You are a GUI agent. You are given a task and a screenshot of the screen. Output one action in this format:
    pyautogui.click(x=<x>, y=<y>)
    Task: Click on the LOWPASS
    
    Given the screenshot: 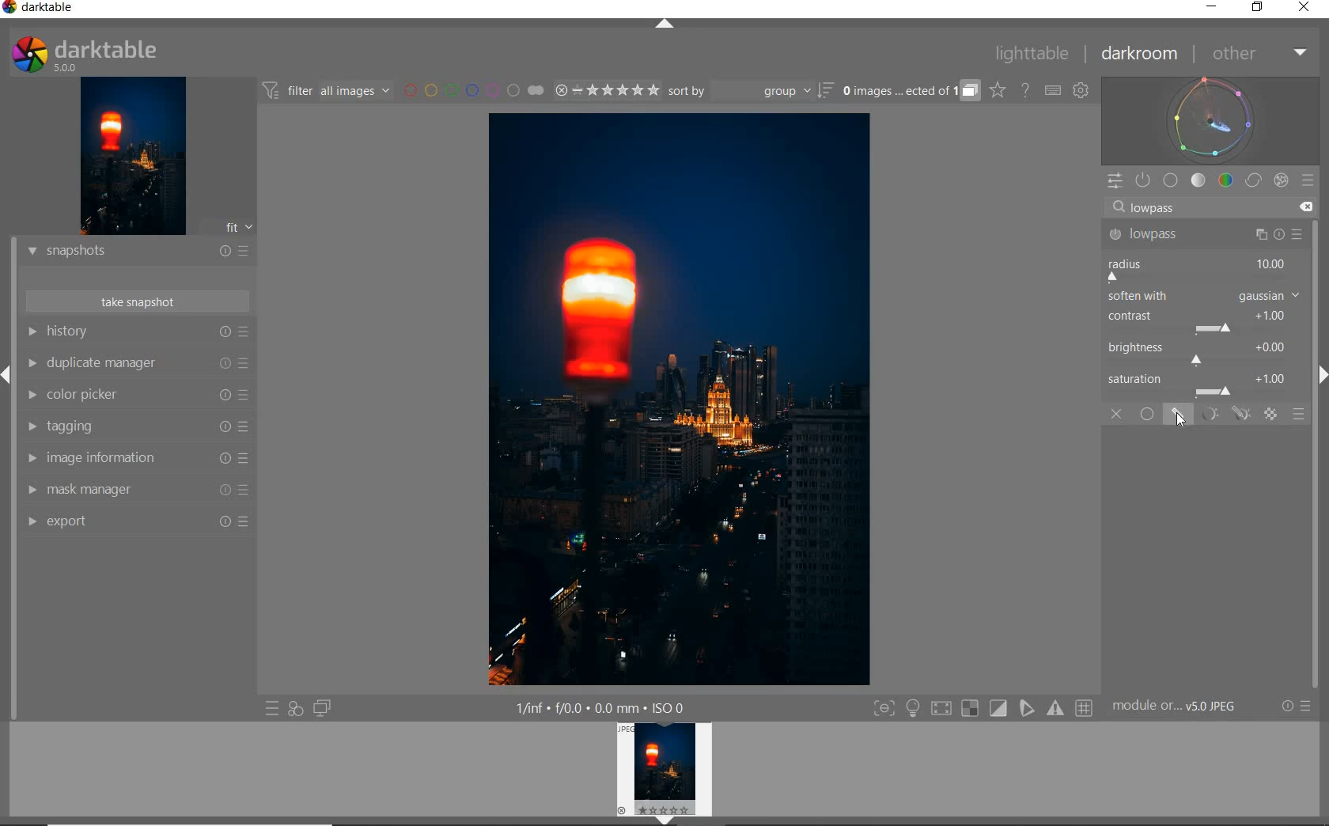 What is the action you would take?
    pyautogui.click(x=1163, y=236)
    